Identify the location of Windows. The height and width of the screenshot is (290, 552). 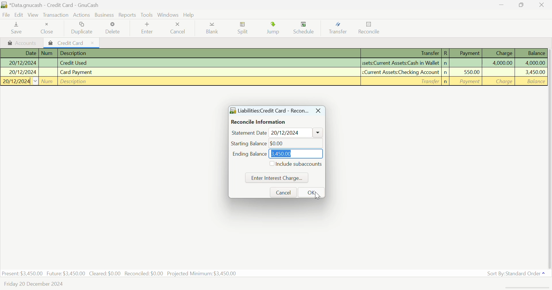
(168, 14).